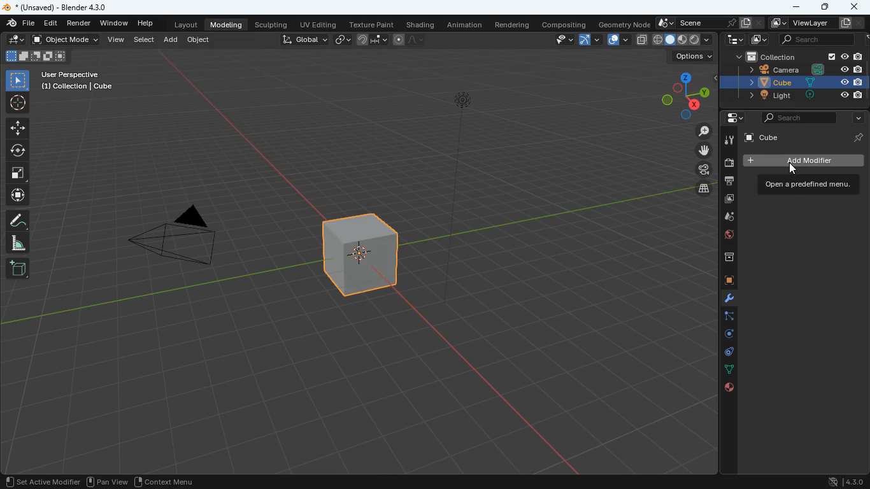  What do you see at coordinates (20, 79) in the screenshot?
I see `select` at bounding box center [20, 79].